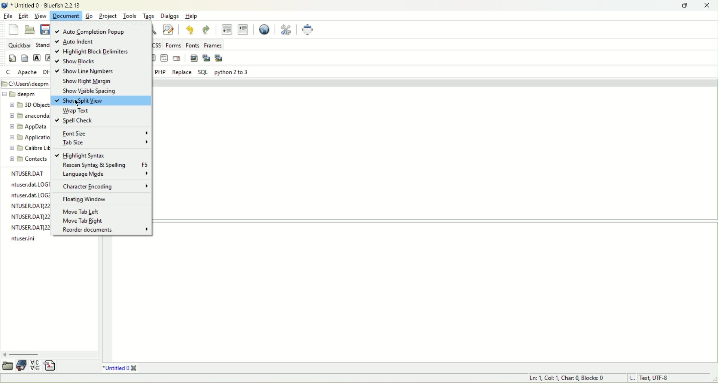 The width and height of the screenshot is (718, 383). Describe the element at coordinates (669, 379) in the screenshot. I see `character encoding` at that location.